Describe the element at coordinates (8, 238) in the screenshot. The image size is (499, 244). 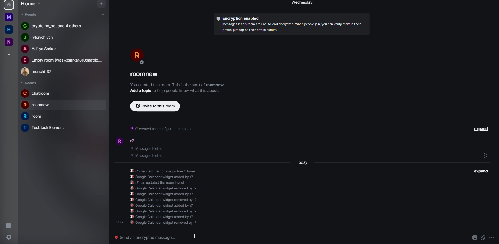
I see `settings` at that location.